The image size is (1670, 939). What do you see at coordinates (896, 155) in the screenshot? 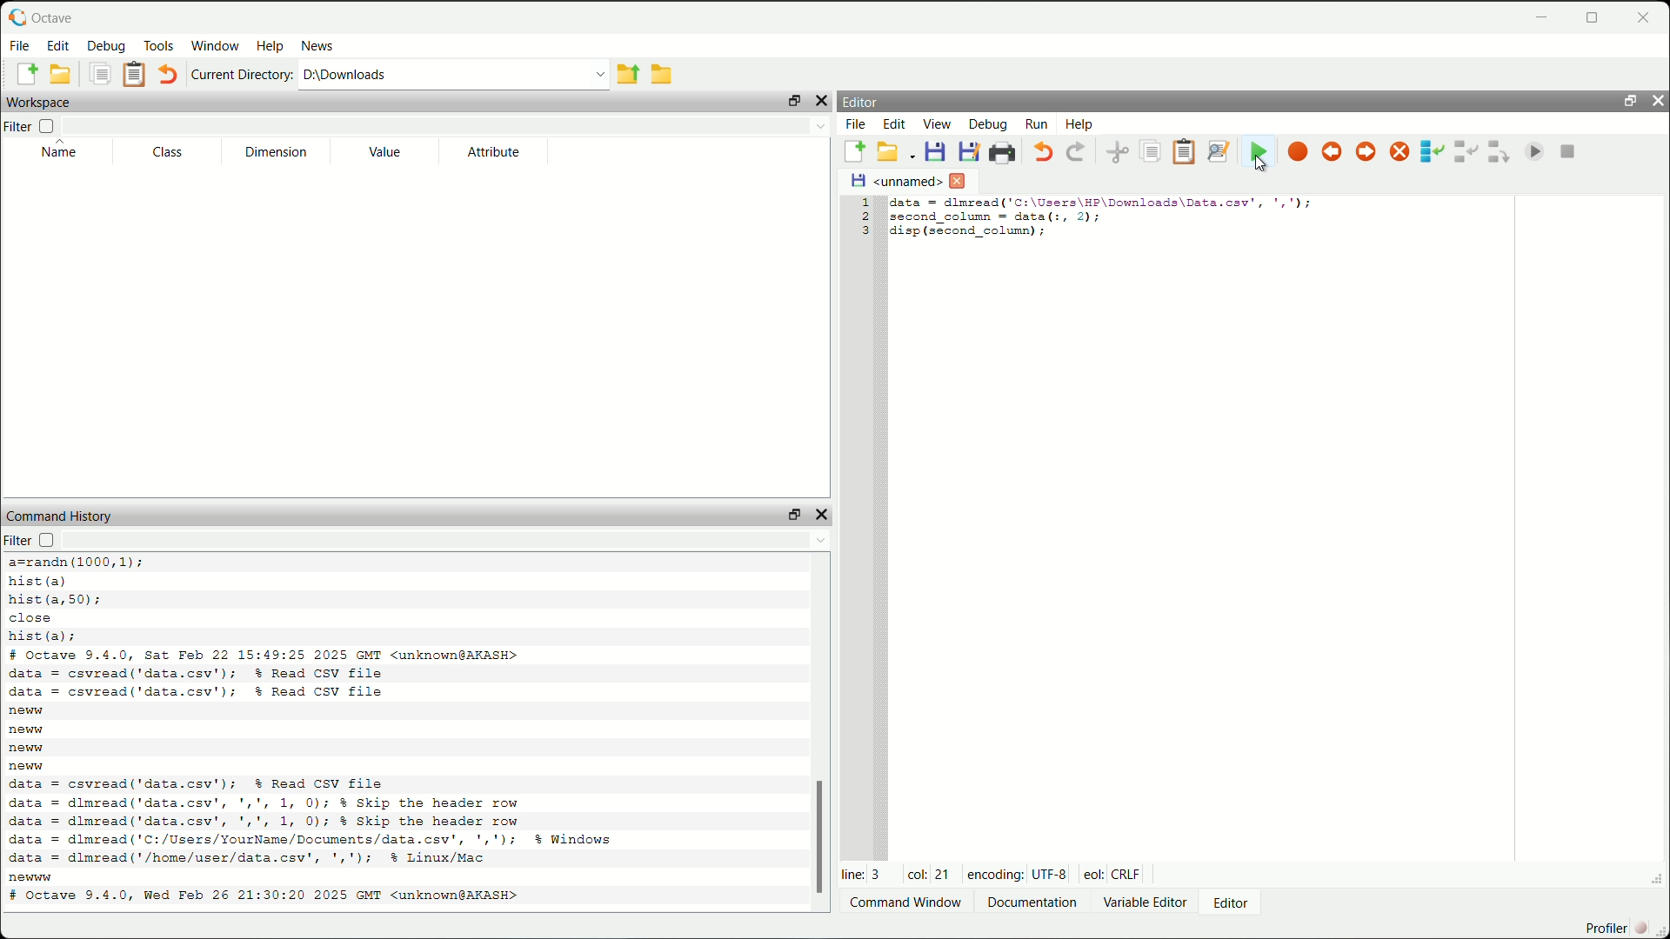
I see `open an existing file in editor` at bounding box center [896, 155].